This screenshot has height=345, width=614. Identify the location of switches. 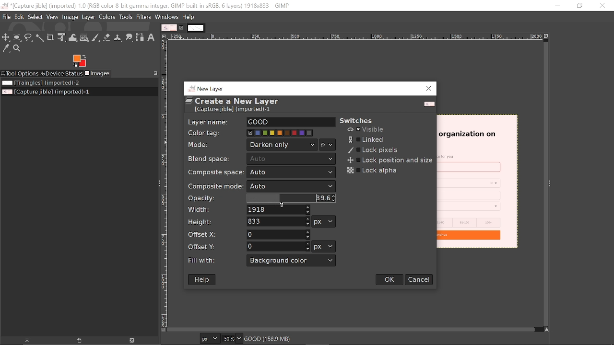
(361, 121).